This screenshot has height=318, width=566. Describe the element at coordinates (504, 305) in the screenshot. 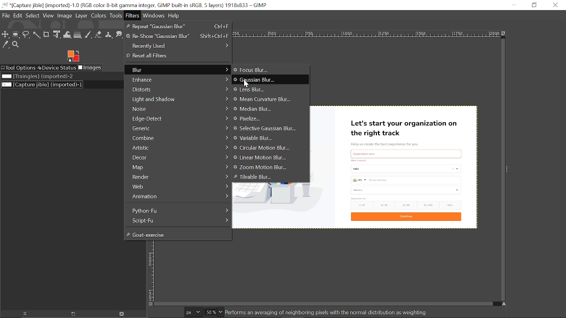

I see `Navigate the image display` at that location.